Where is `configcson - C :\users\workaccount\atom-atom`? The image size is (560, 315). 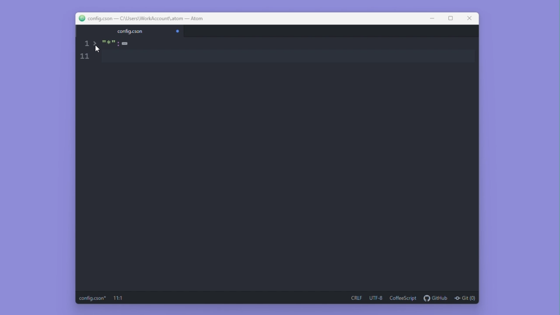 configcson - C :\users\workaccount\atom-atom is located at coordinates (145, 18).